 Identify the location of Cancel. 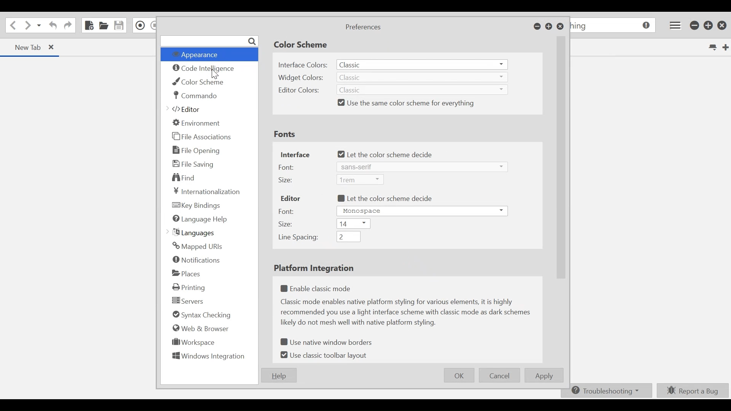
(500, 376).